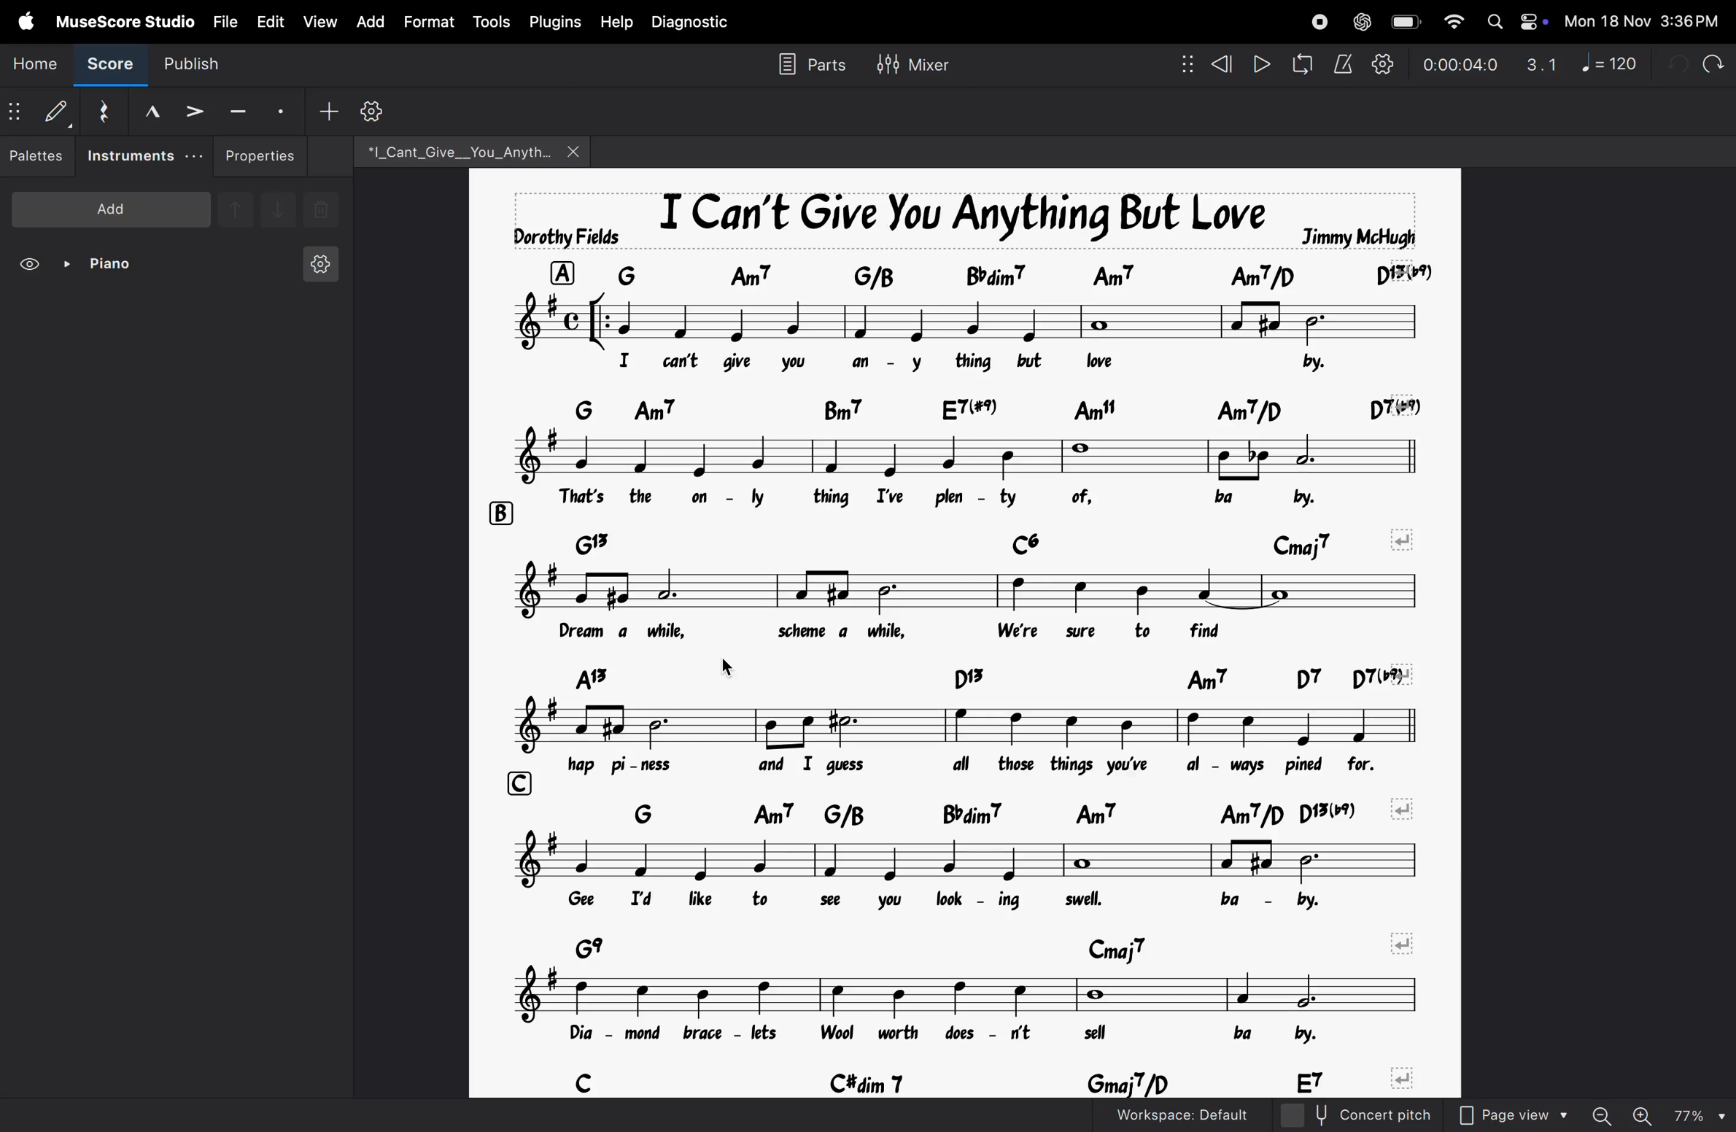 Image resolution: width=1736 pixels, height=1132 pixels. I want to click on loop playback, so click(1303, 64).